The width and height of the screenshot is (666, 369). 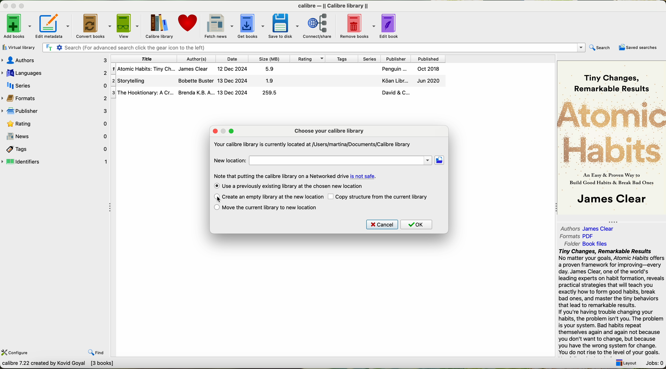 What do you see at coordinates (232, 59) in the screenshot?
I see `date` at bounding box center [232, 59].